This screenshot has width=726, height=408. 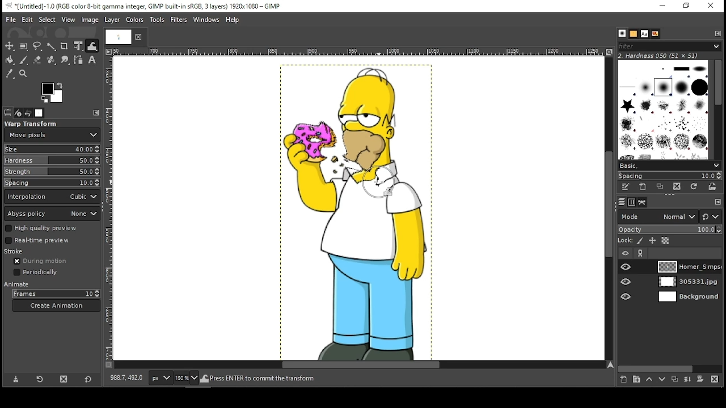 I want to click on text tool, so click(x=92, y=59).